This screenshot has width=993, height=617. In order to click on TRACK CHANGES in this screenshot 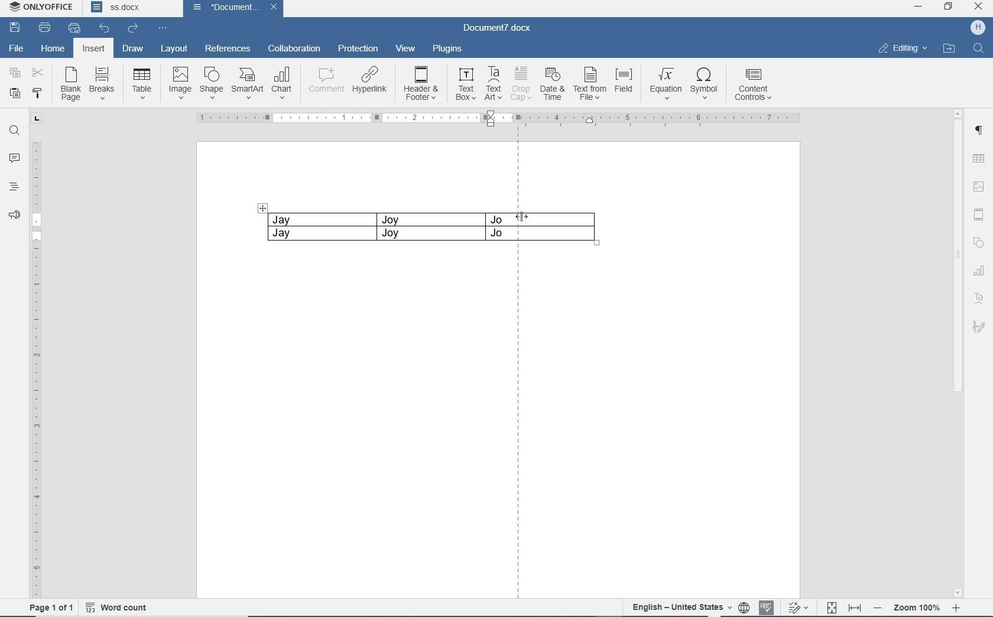, I will do `click(800, 607)`.